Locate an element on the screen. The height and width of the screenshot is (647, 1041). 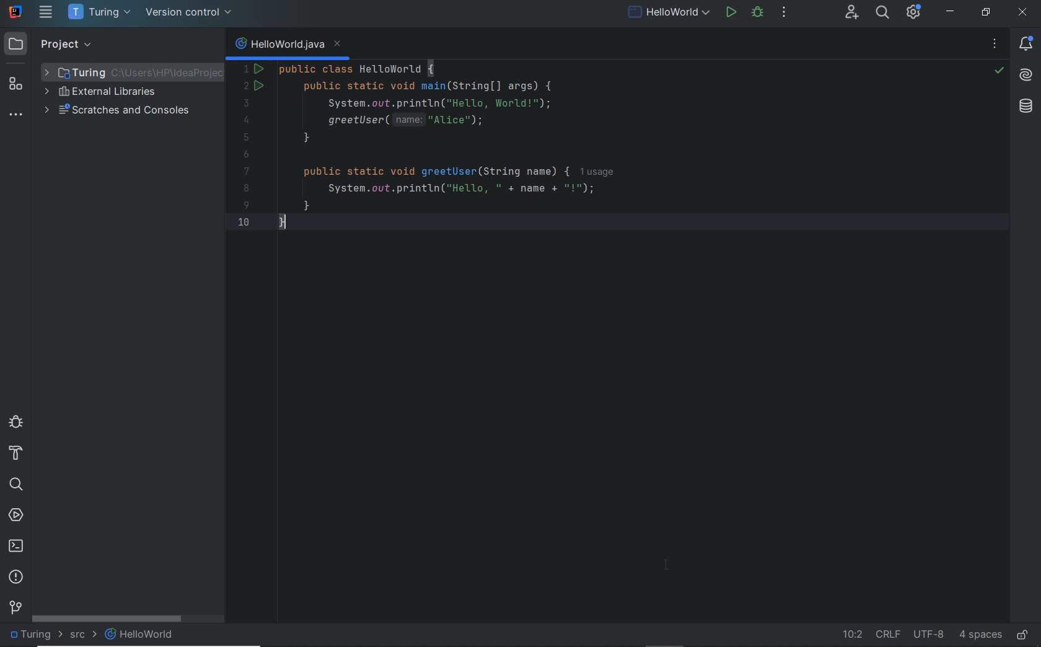
system name is located at coordinates (16, 12).